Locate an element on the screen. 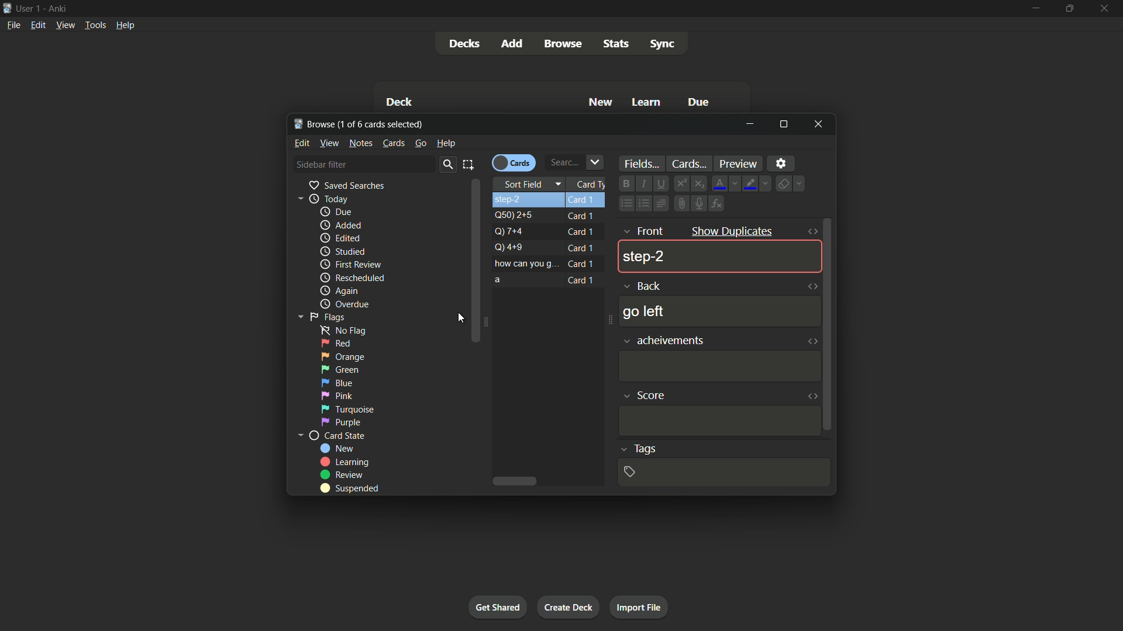  Review is located at coordinates (343, 474).